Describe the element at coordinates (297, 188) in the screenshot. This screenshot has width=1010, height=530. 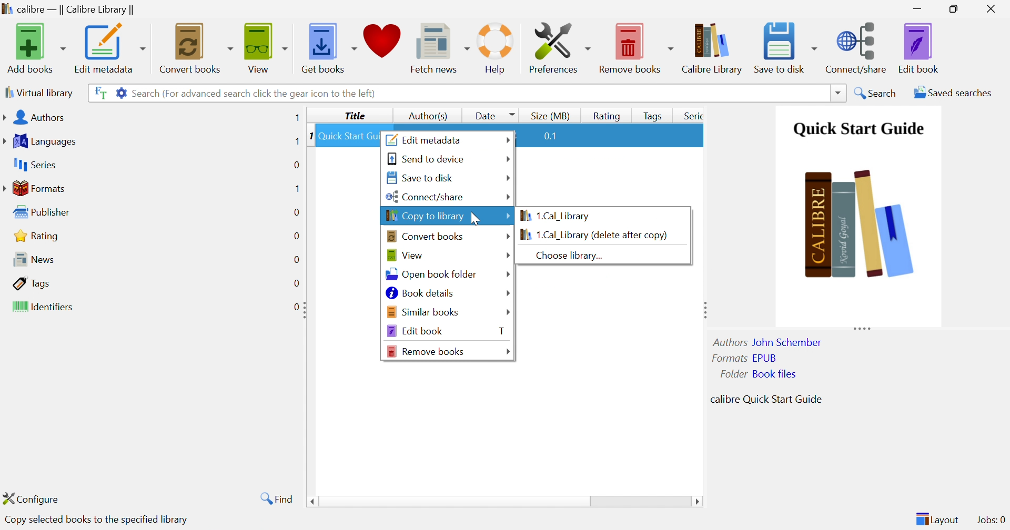
I see `1` at that location.